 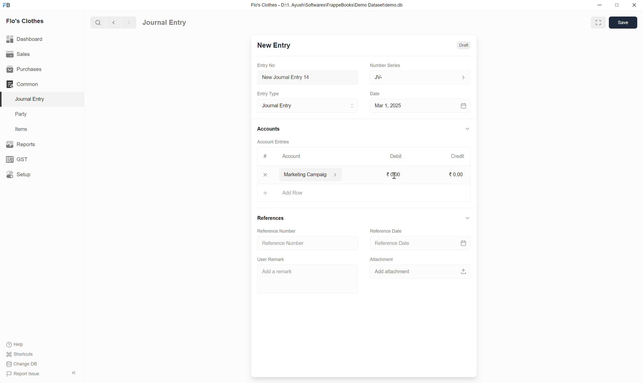 I want to click on minimize, so click(x=600, y=5).